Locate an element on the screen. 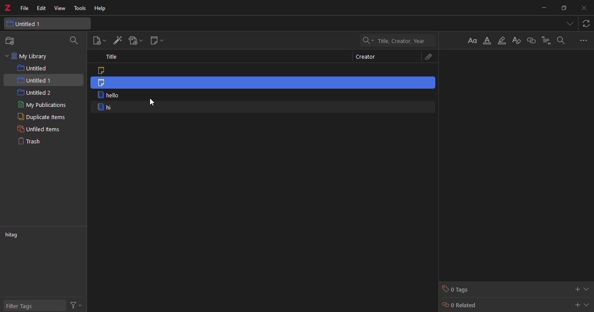 This screenshot has width=594, height=312. help is located at coordinates (102, 9).